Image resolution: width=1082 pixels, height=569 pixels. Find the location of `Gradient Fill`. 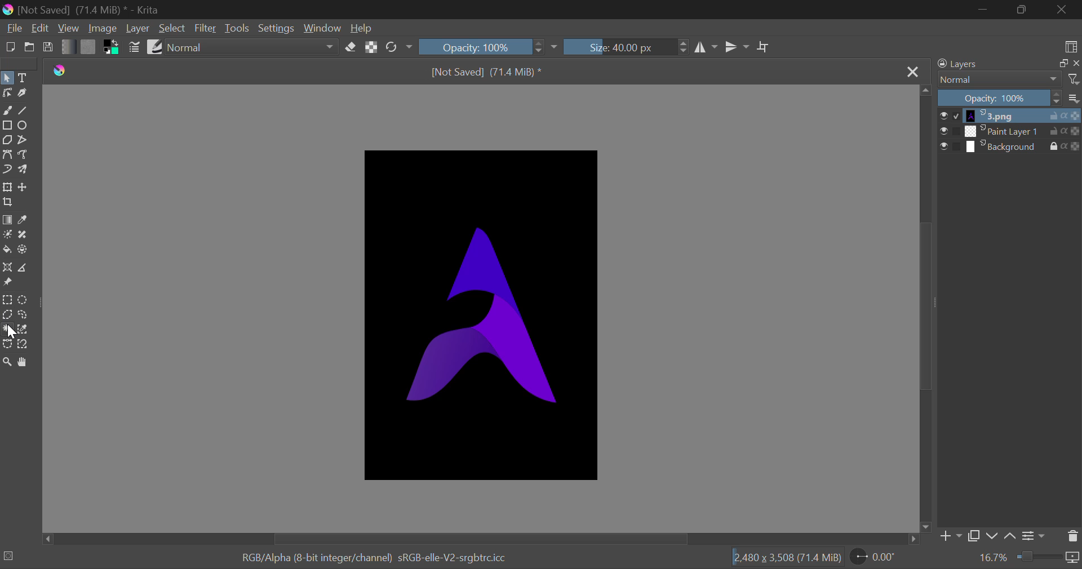

Gradient Fill is located at coordinates (7, 220).